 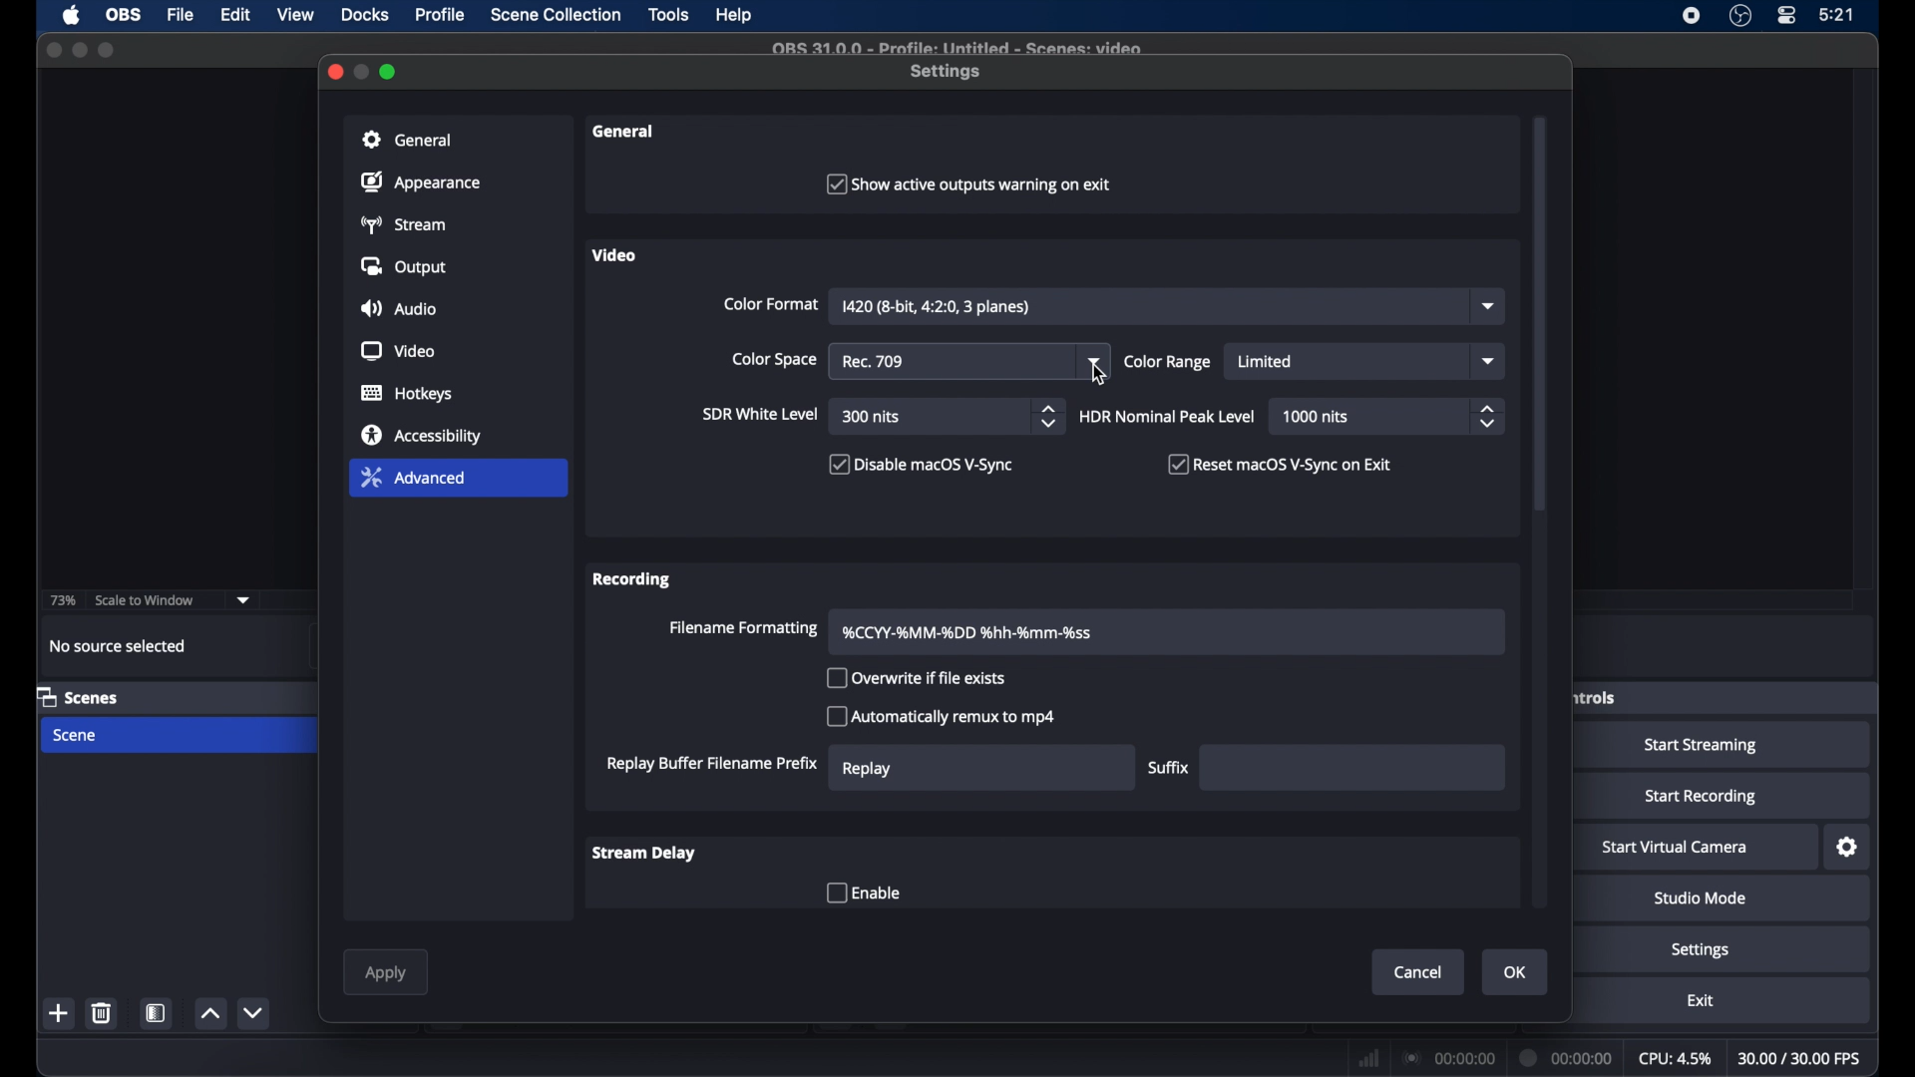 What do you see at coordinates (1448, 1058) in the screenshot?
I see `connection` at bounding box center [1448, 1058].